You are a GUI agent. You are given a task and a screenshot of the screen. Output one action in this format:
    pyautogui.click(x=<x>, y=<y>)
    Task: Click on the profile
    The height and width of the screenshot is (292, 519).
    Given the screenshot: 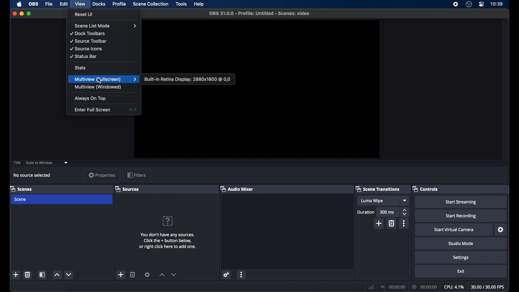 What is the action you would take?
    pyautogui.click(x=119, y=4)
    